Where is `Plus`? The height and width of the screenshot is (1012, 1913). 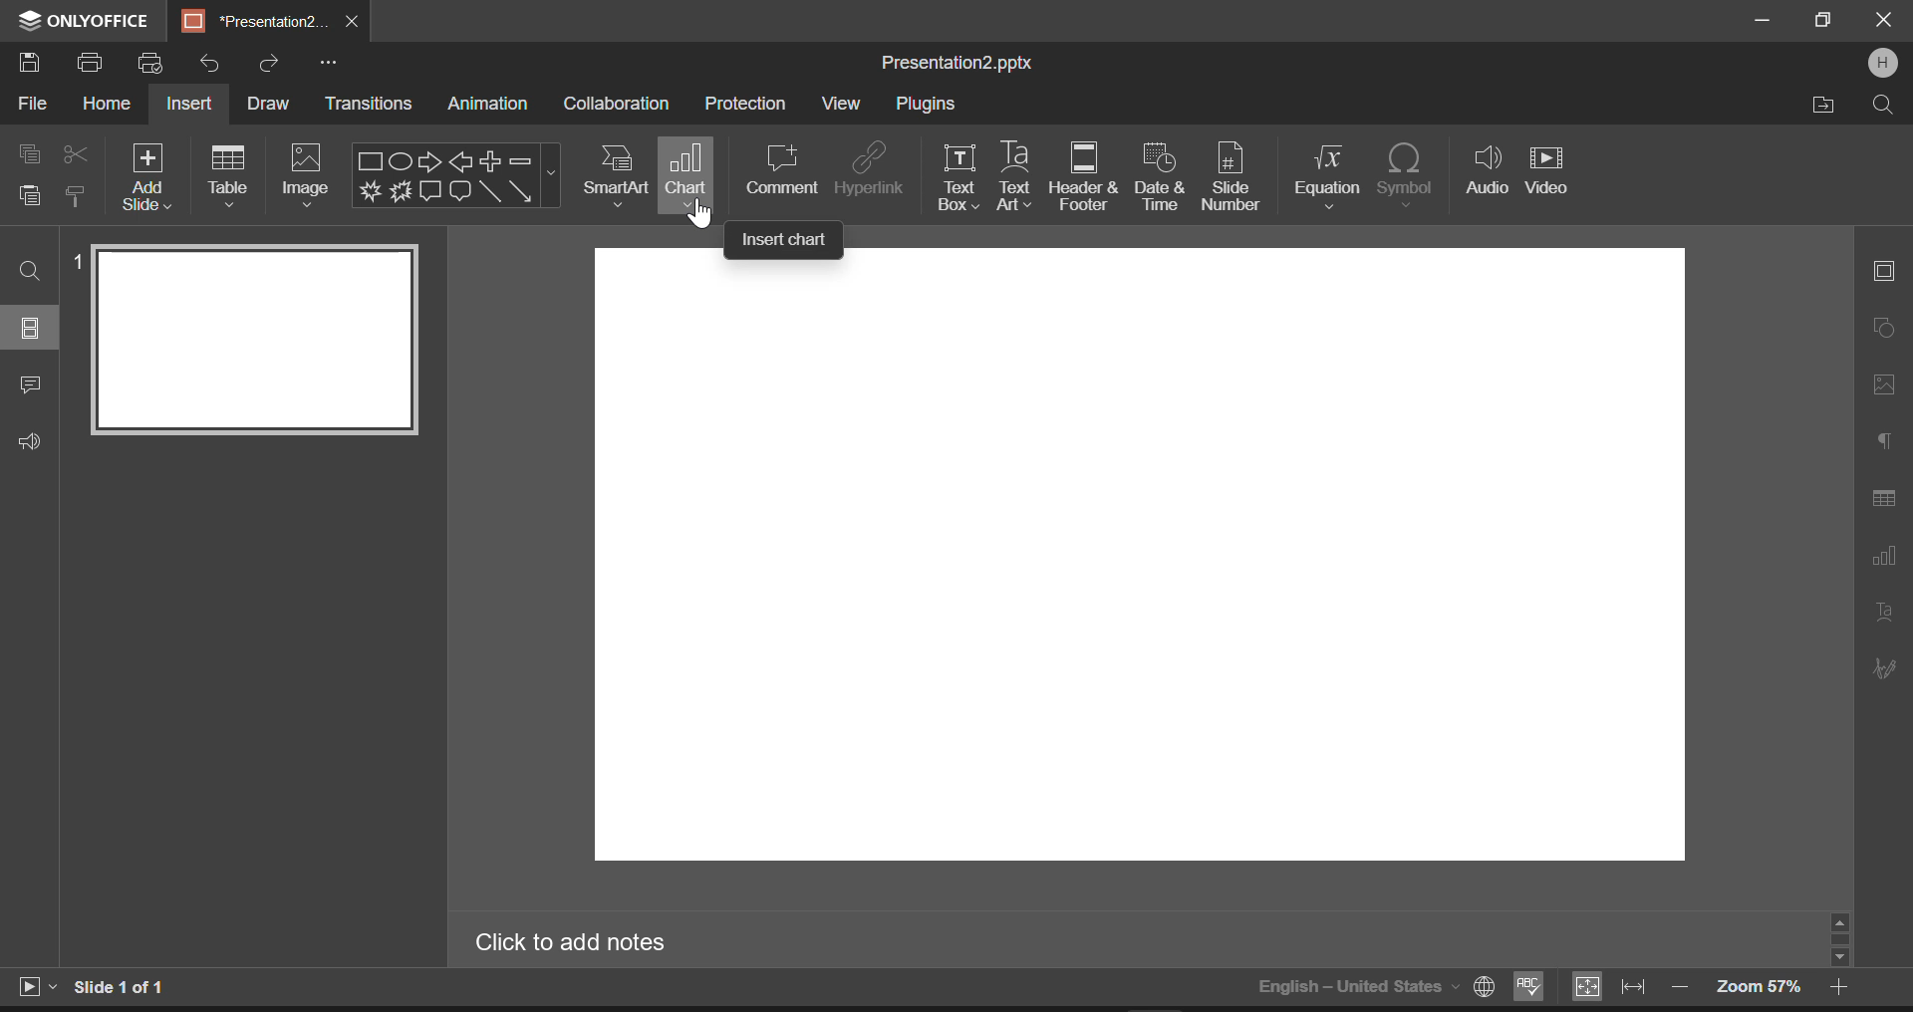 Plus is located at coordinates (490, 162).